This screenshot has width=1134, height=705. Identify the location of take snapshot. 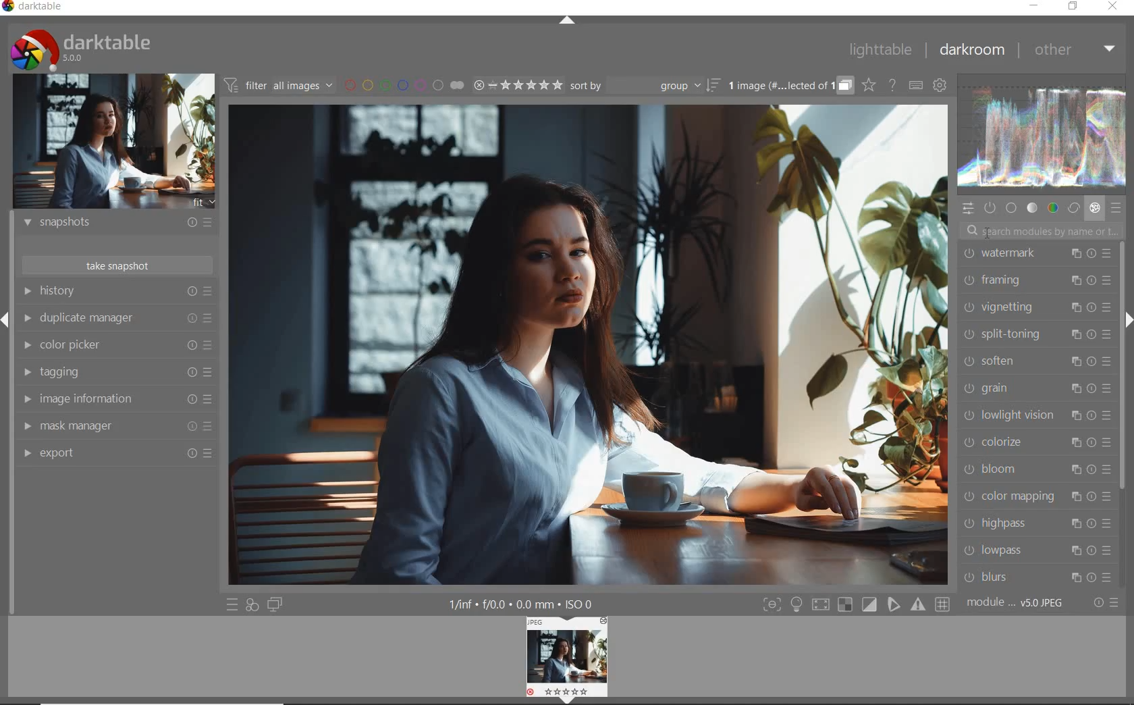
(116, 265).